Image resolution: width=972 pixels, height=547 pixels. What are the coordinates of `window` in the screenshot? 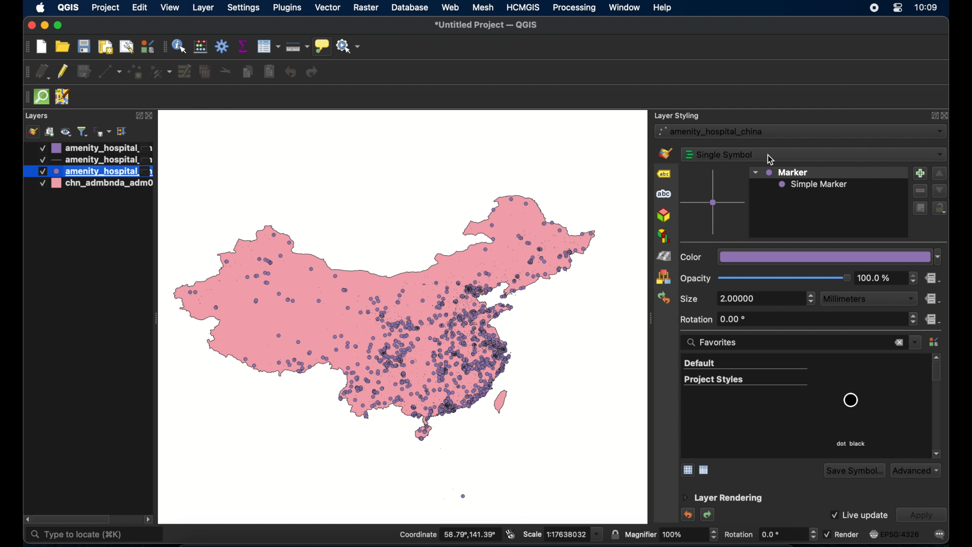 It's located at (624, 8).